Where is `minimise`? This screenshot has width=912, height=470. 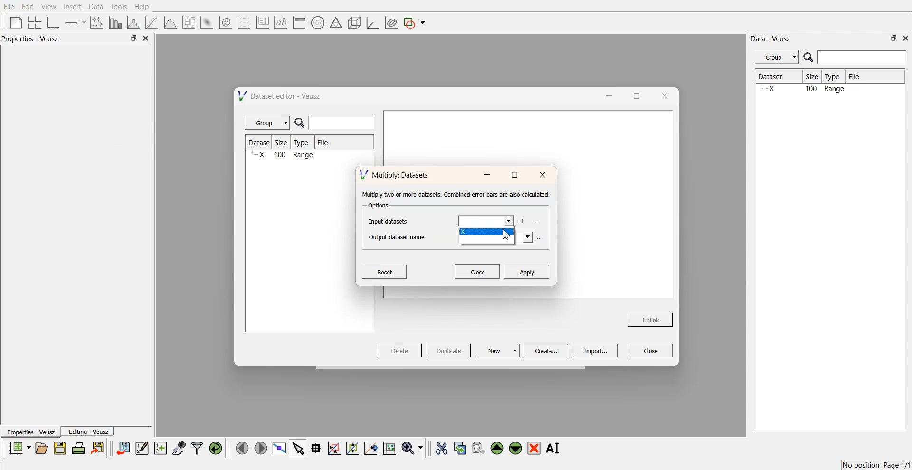
minimise is located at coordinates (607, 95).